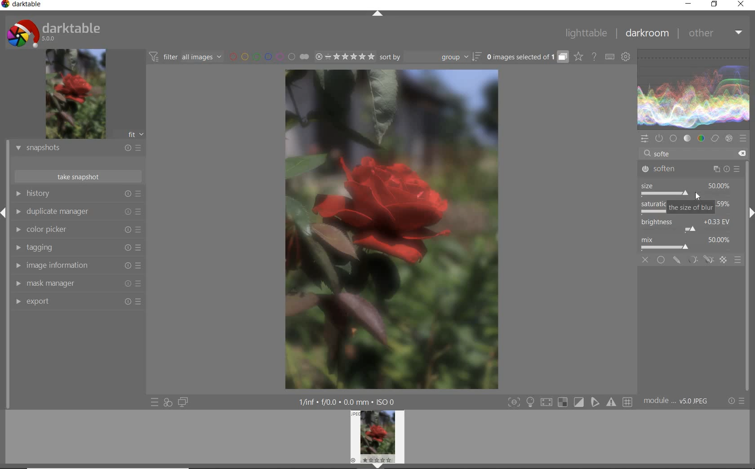  What do you see at coordinates (647, 35) in the screenshot?
I see `darkroom` at bounding box center [647, 35].